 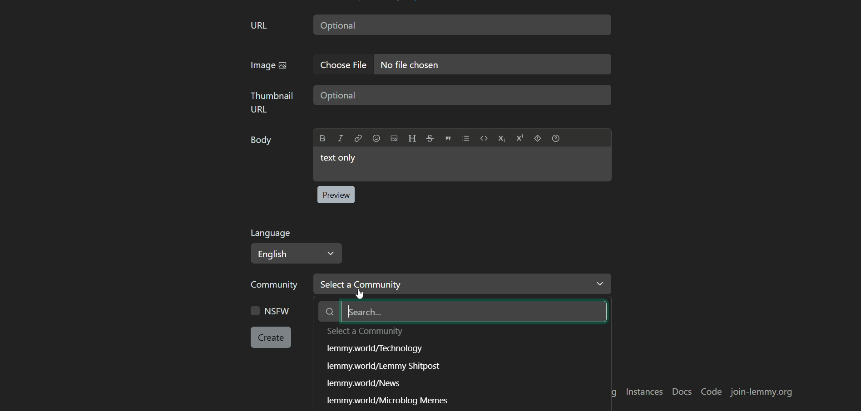 What do you see at coordinates (358, 138) in the screenshot?
I see `Link` at bounding box center [358, 138].